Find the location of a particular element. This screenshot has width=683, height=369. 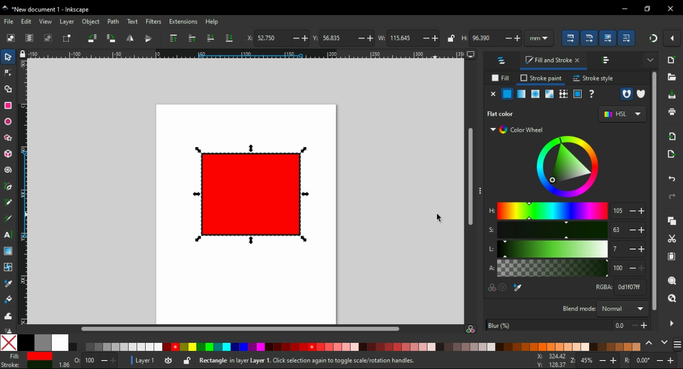

path is located at coordinates (113, 21).